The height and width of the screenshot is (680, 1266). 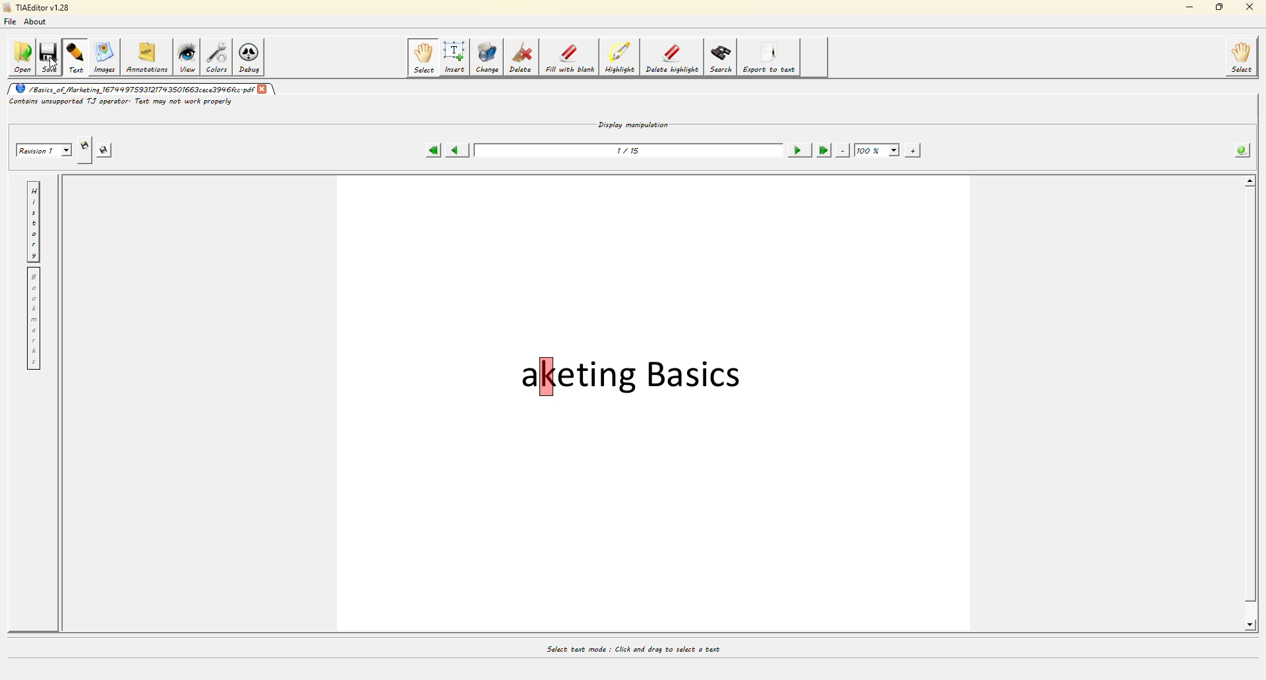 I want to click on images, so click(x=104, y=57).